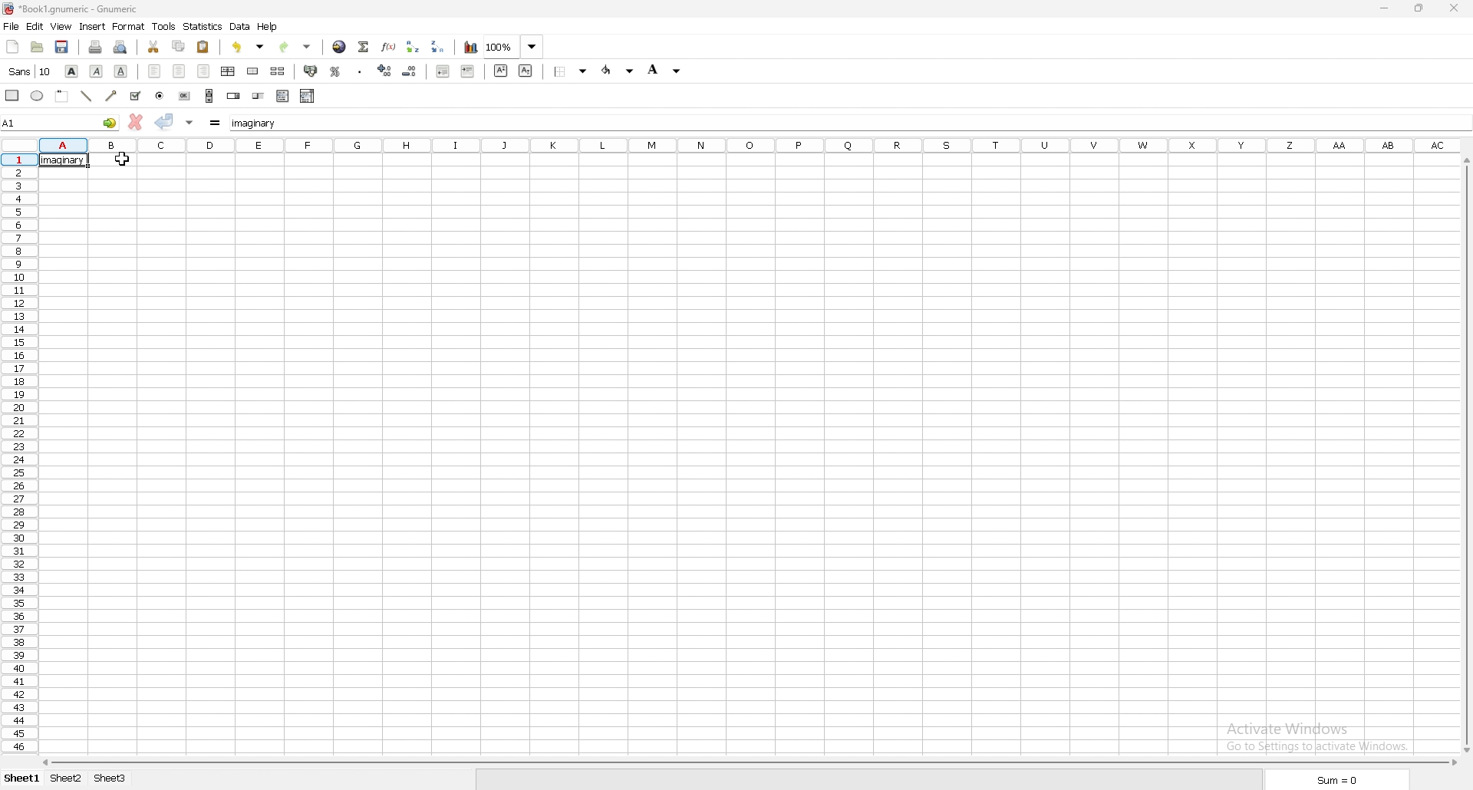 This screenshot has width=1473, height=790. What do you see at coordinates (311, 72) in the screenshot?
I see `accounting` at bounding box center [311, 72].